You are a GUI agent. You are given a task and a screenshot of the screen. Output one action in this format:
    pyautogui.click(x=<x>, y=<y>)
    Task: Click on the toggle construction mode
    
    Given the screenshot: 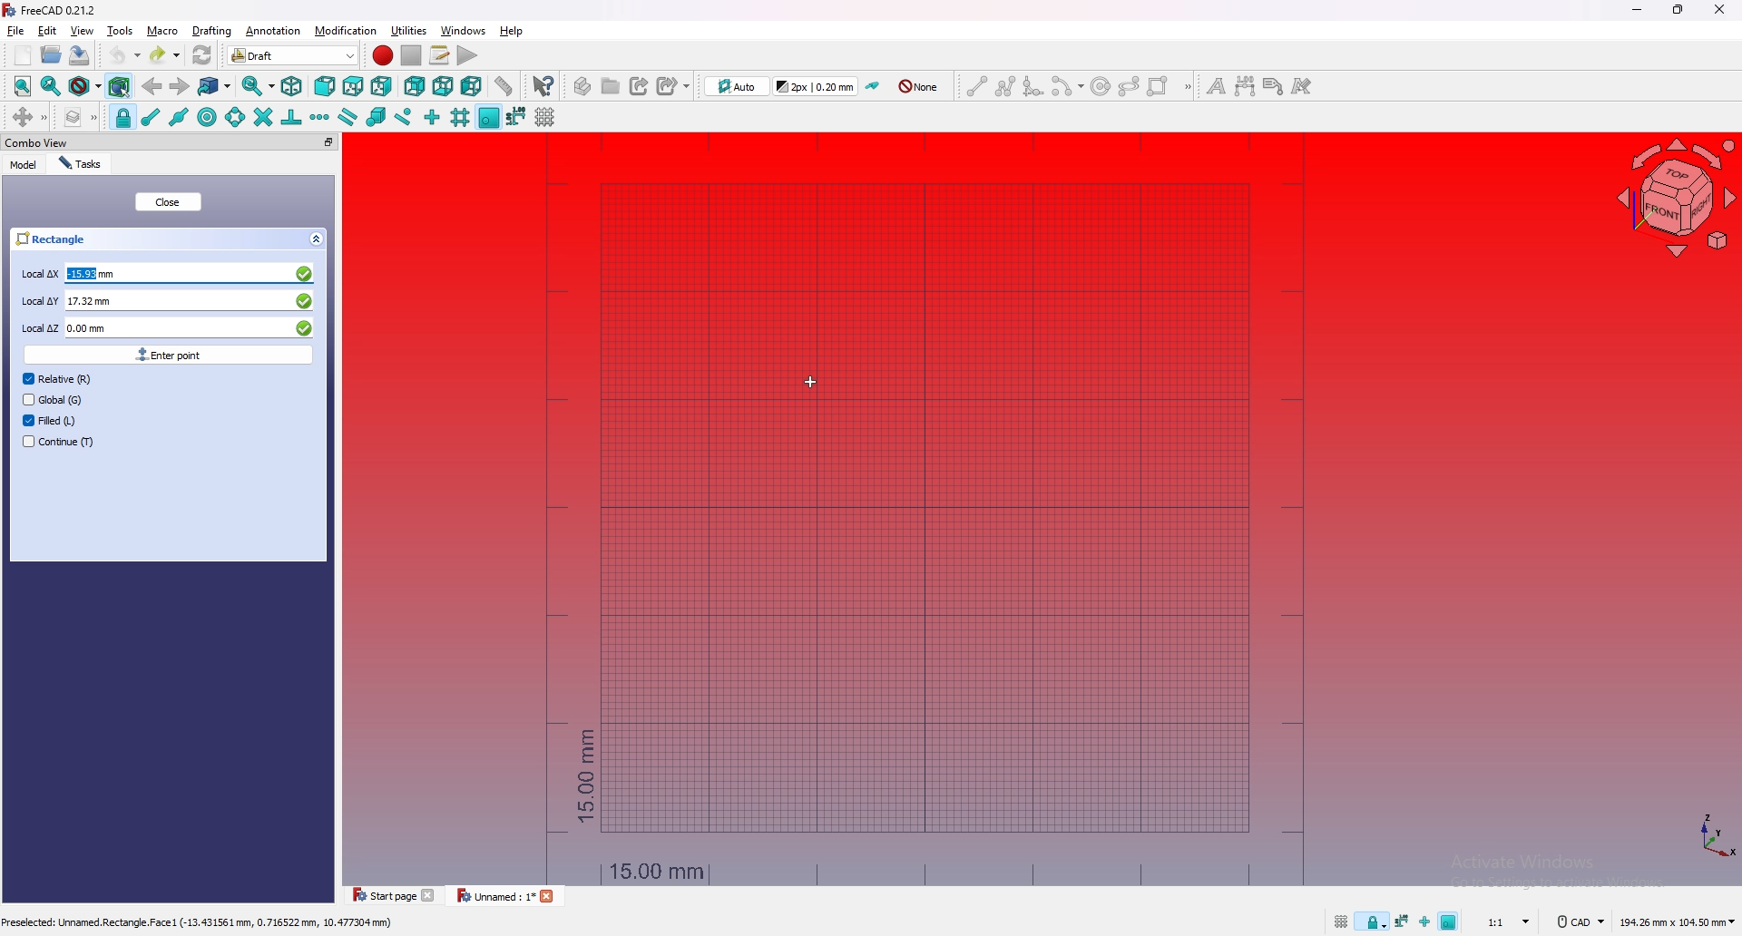 What is the action you would take?
    pyautogui.click(x=874, y=86)
    